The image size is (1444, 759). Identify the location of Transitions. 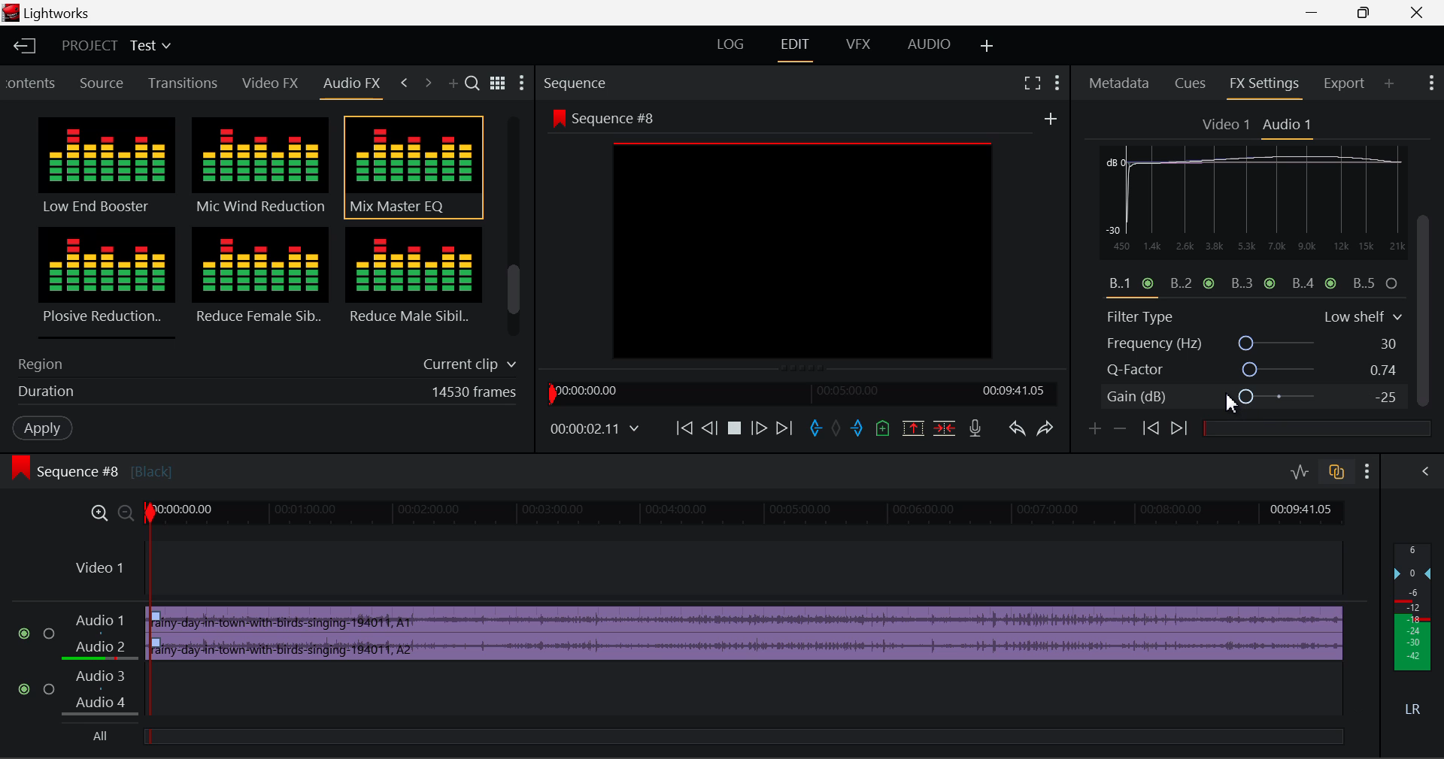
(184, 83).